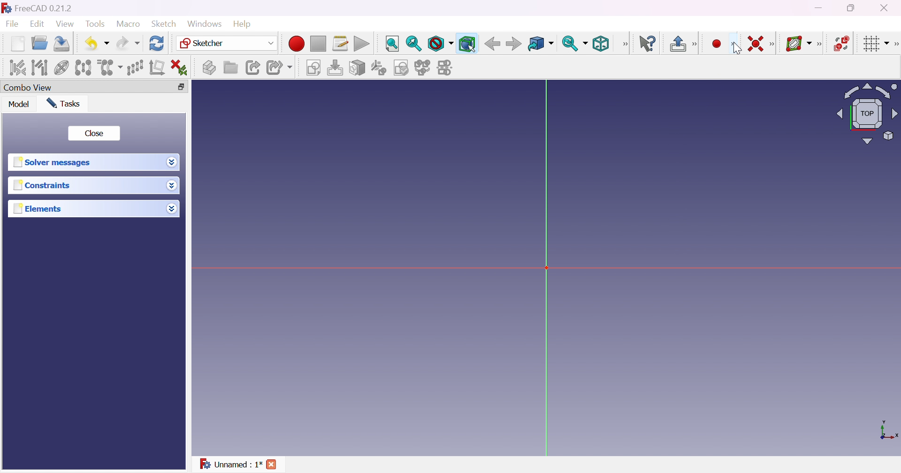 The image size is (901, 473). What do you see at coordinates (601, 43) in the screenshot?
I see `Isometric` at bounding box center [601, 43].